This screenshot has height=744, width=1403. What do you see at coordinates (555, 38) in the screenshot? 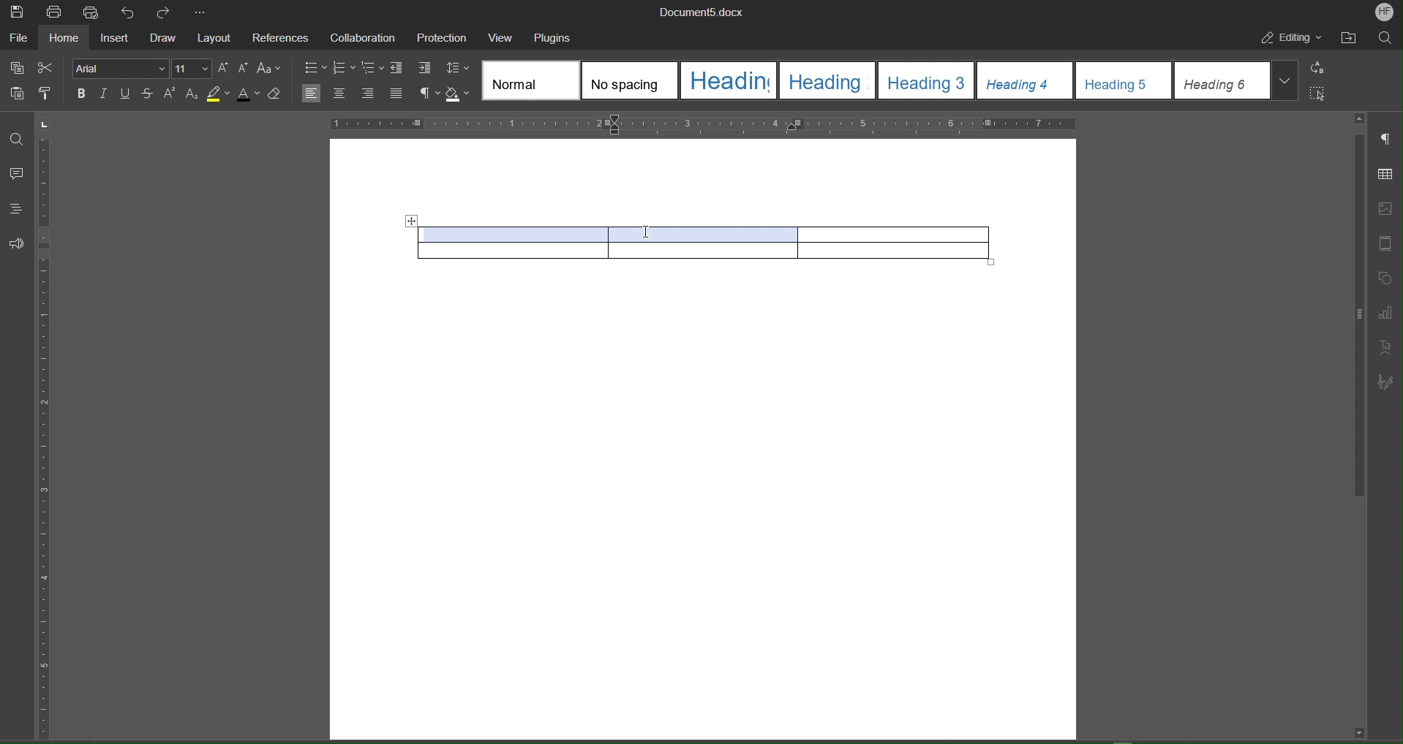
I see `Plugins` at bounding box center [555, 38].